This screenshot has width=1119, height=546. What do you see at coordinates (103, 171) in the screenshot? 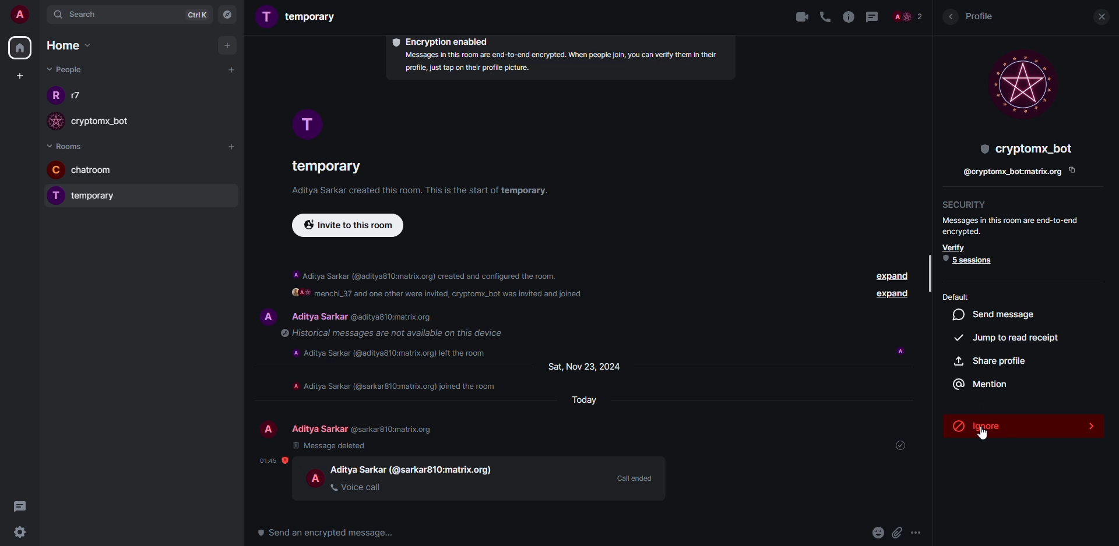
I see `room` at bounding box center [103, 171].